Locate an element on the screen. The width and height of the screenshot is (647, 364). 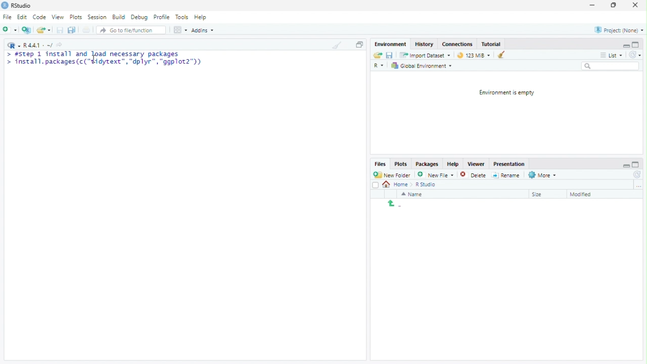
2 tia]. packages CoC" Tl dytent sqnlye nodes
> install. packages (c("didytext", "dplyr", “ggplot2")) is located at coordinates (106, 60).